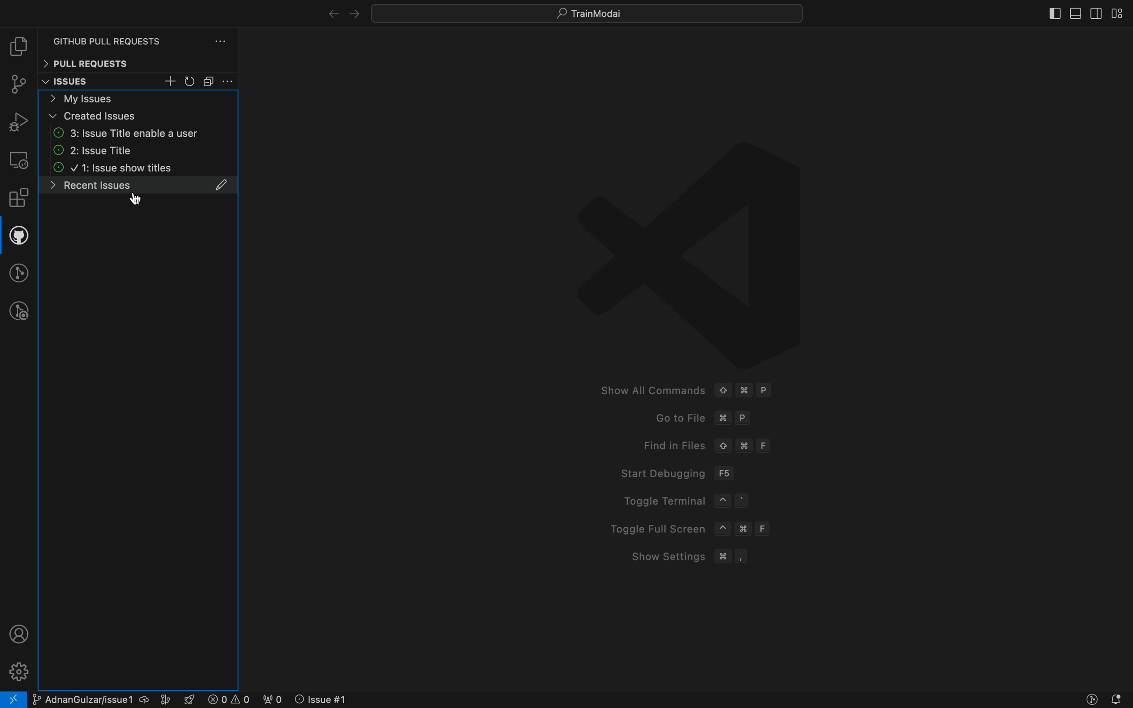  I want to click on error logs, so click(219, 699).